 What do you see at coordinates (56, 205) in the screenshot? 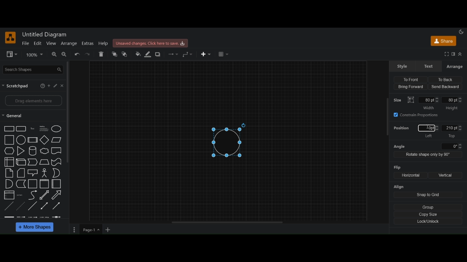
I see `1 side arrow` at bounding box center [56, 205].